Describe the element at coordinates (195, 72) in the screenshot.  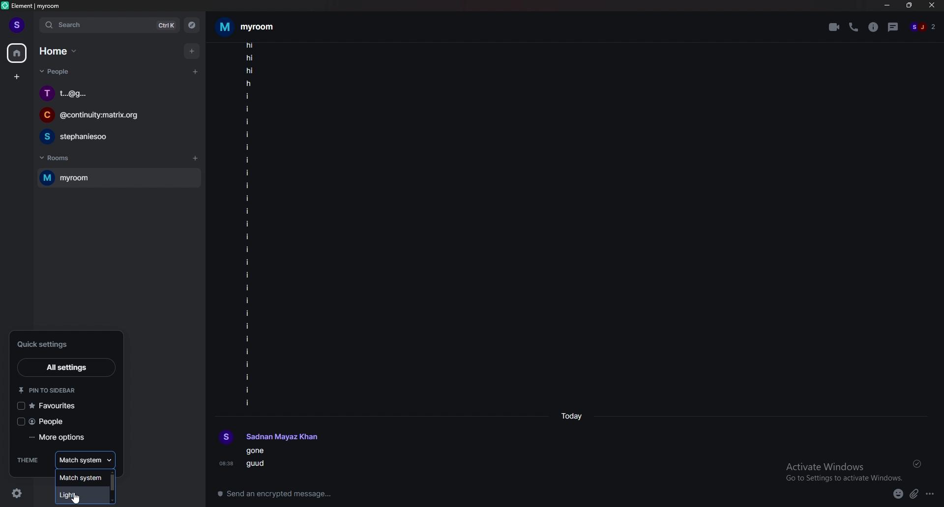
I see `start chat` at that location.